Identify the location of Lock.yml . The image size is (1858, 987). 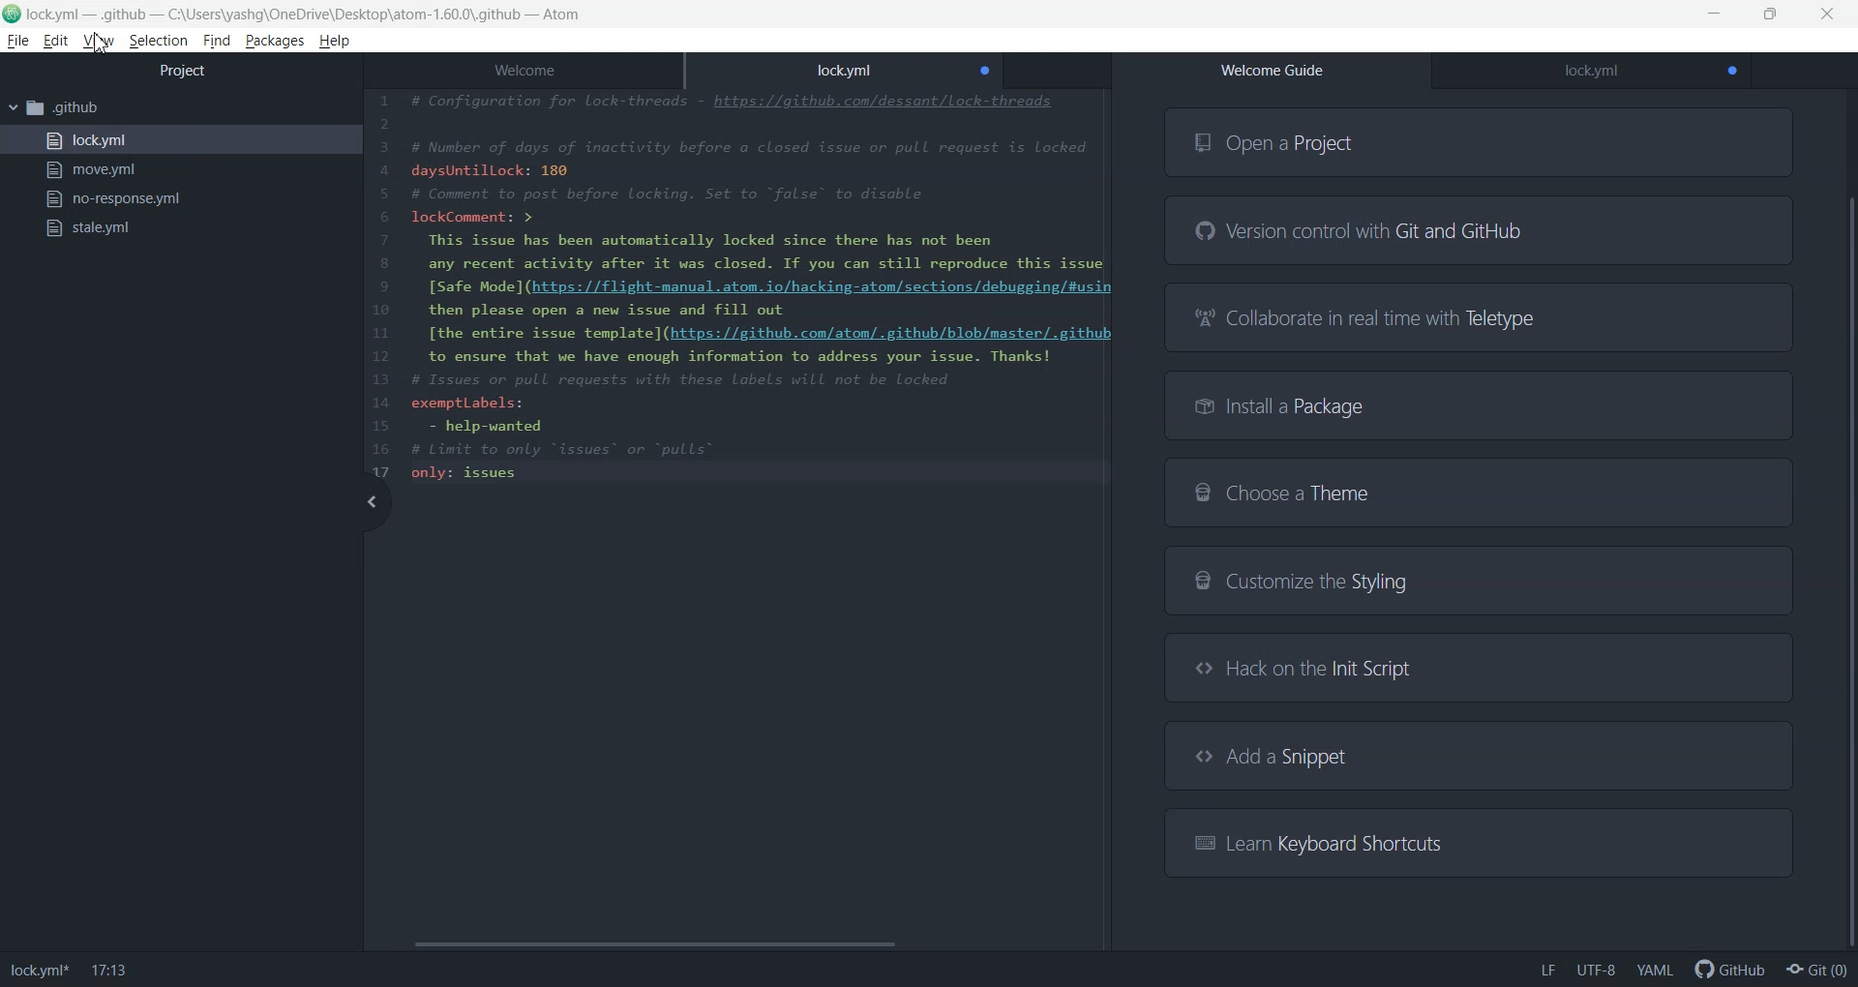
(39, 972).